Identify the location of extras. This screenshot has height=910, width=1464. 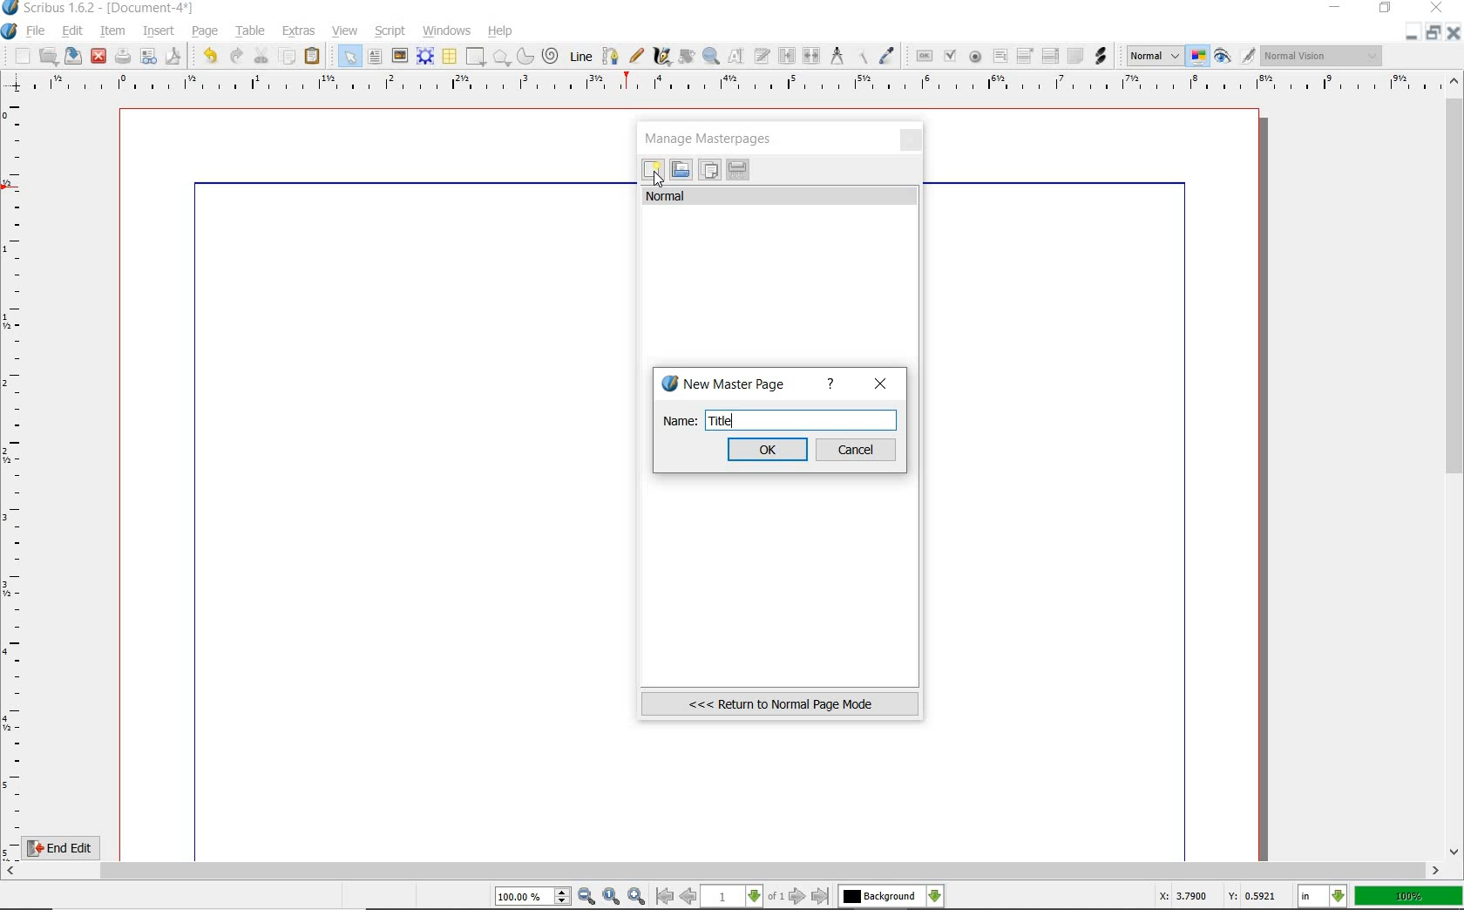
(300, 31).